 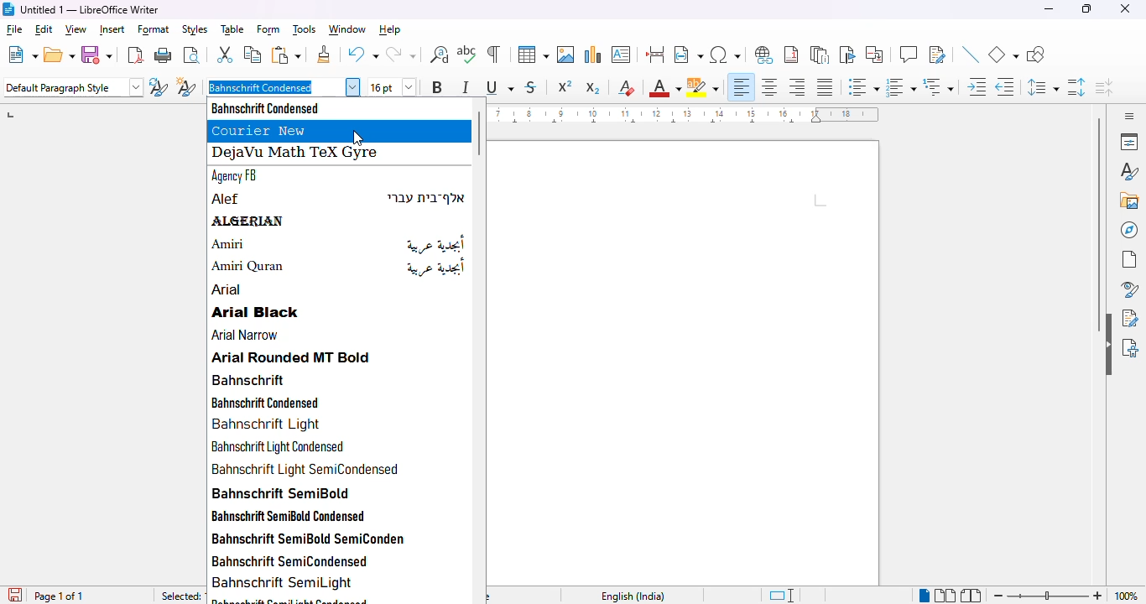 I want to click on styles, so click(x=1128, y=172).